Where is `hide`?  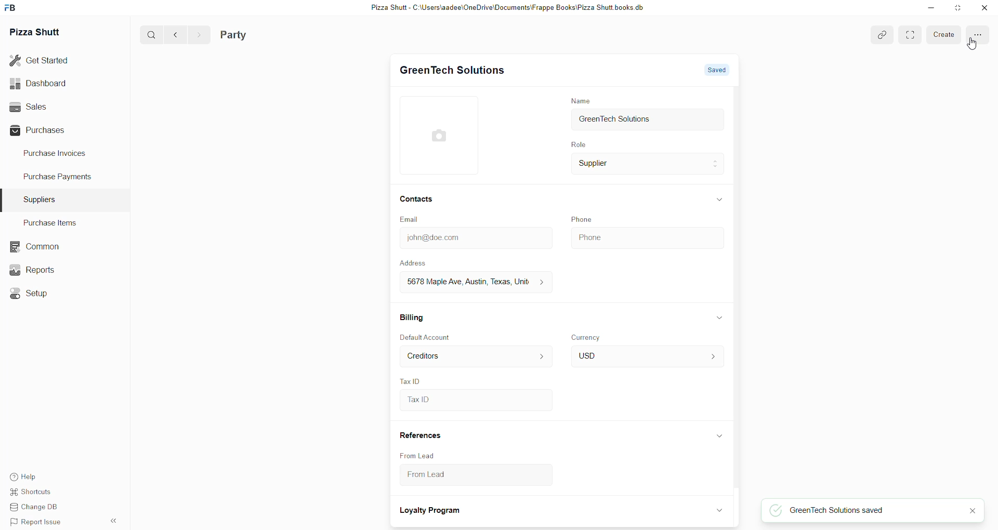 hide is located at coordinates (717, 510).